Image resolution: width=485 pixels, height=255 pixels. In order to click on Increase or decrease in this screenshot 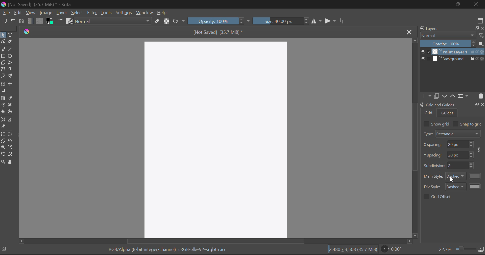, I will do `click(471, 154)`.